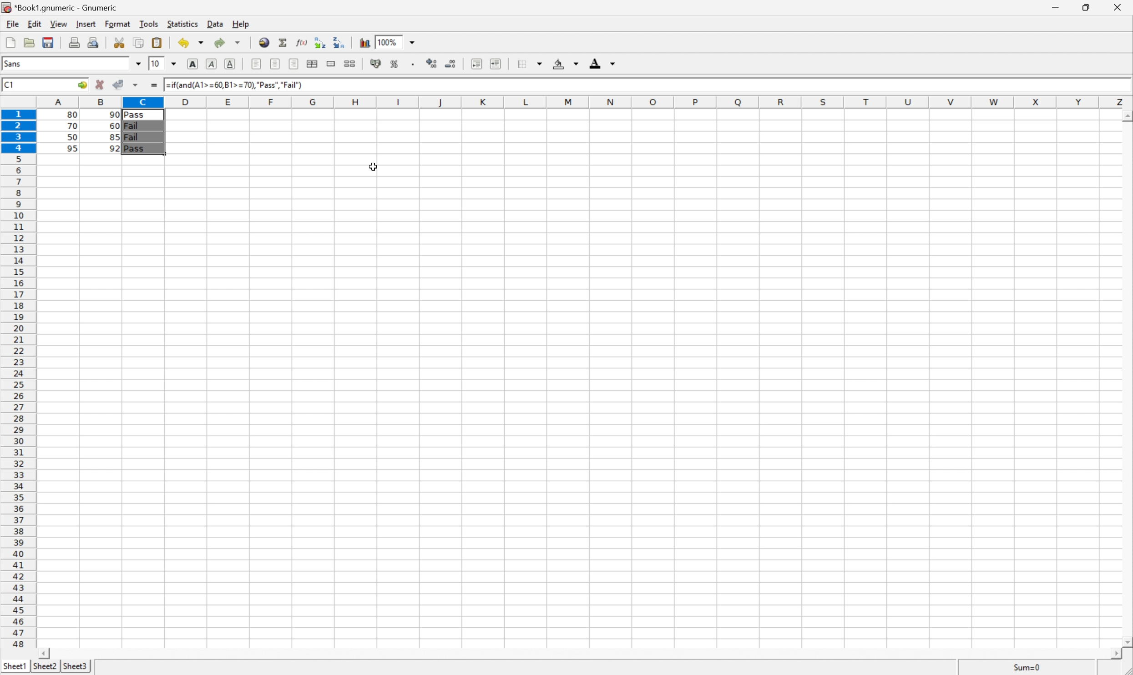  What do you see at coordinates (375, 64) in the screenshot?
I see `Format the selection as accounting` at bounding box center [375, 64].